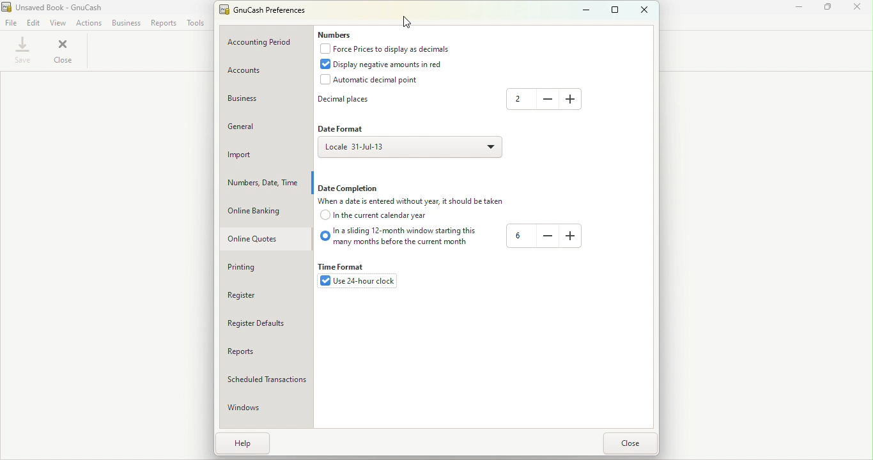 This screenshot has height=460, width=873. Describe the element at coordinates (380, 63) in the screenshot. I see `Display negative amounts in red` at that location.